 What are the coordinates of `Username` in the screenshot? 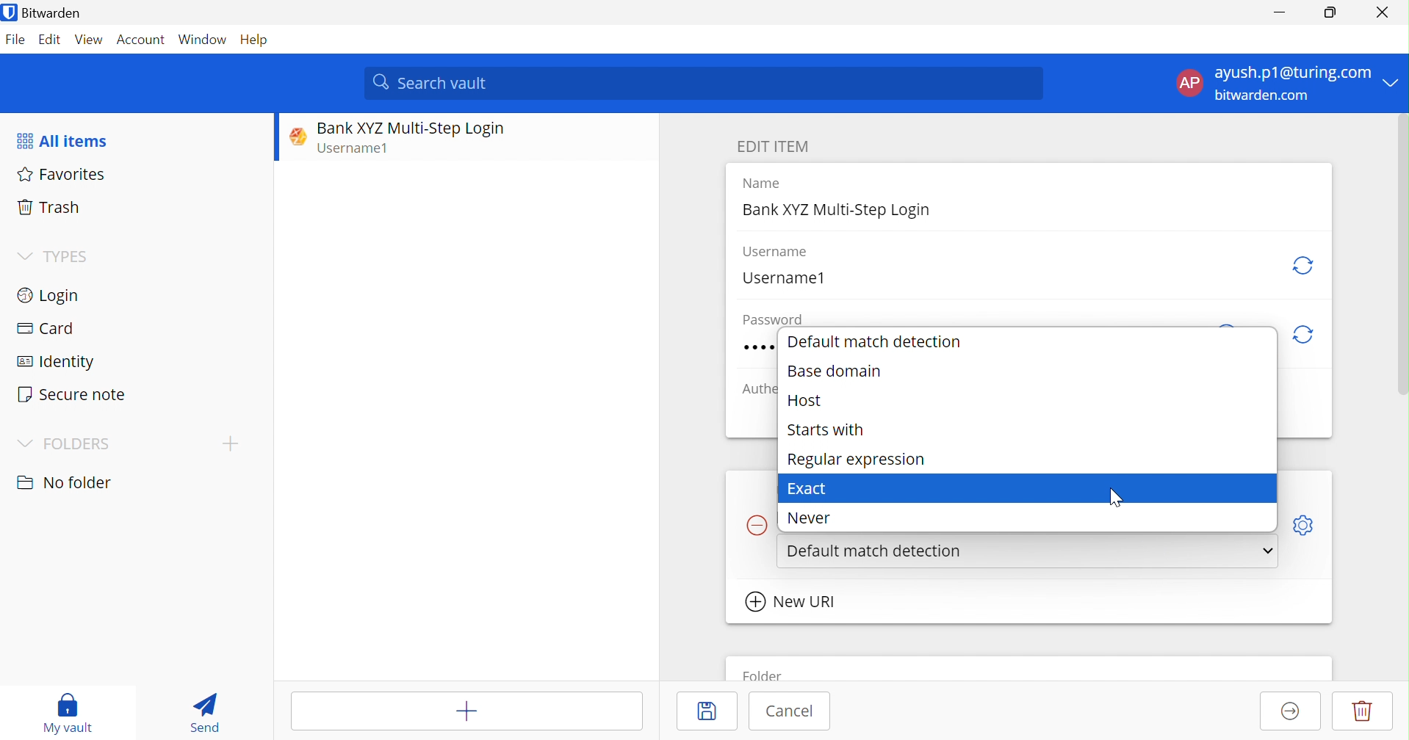 It's located at (774, 252).